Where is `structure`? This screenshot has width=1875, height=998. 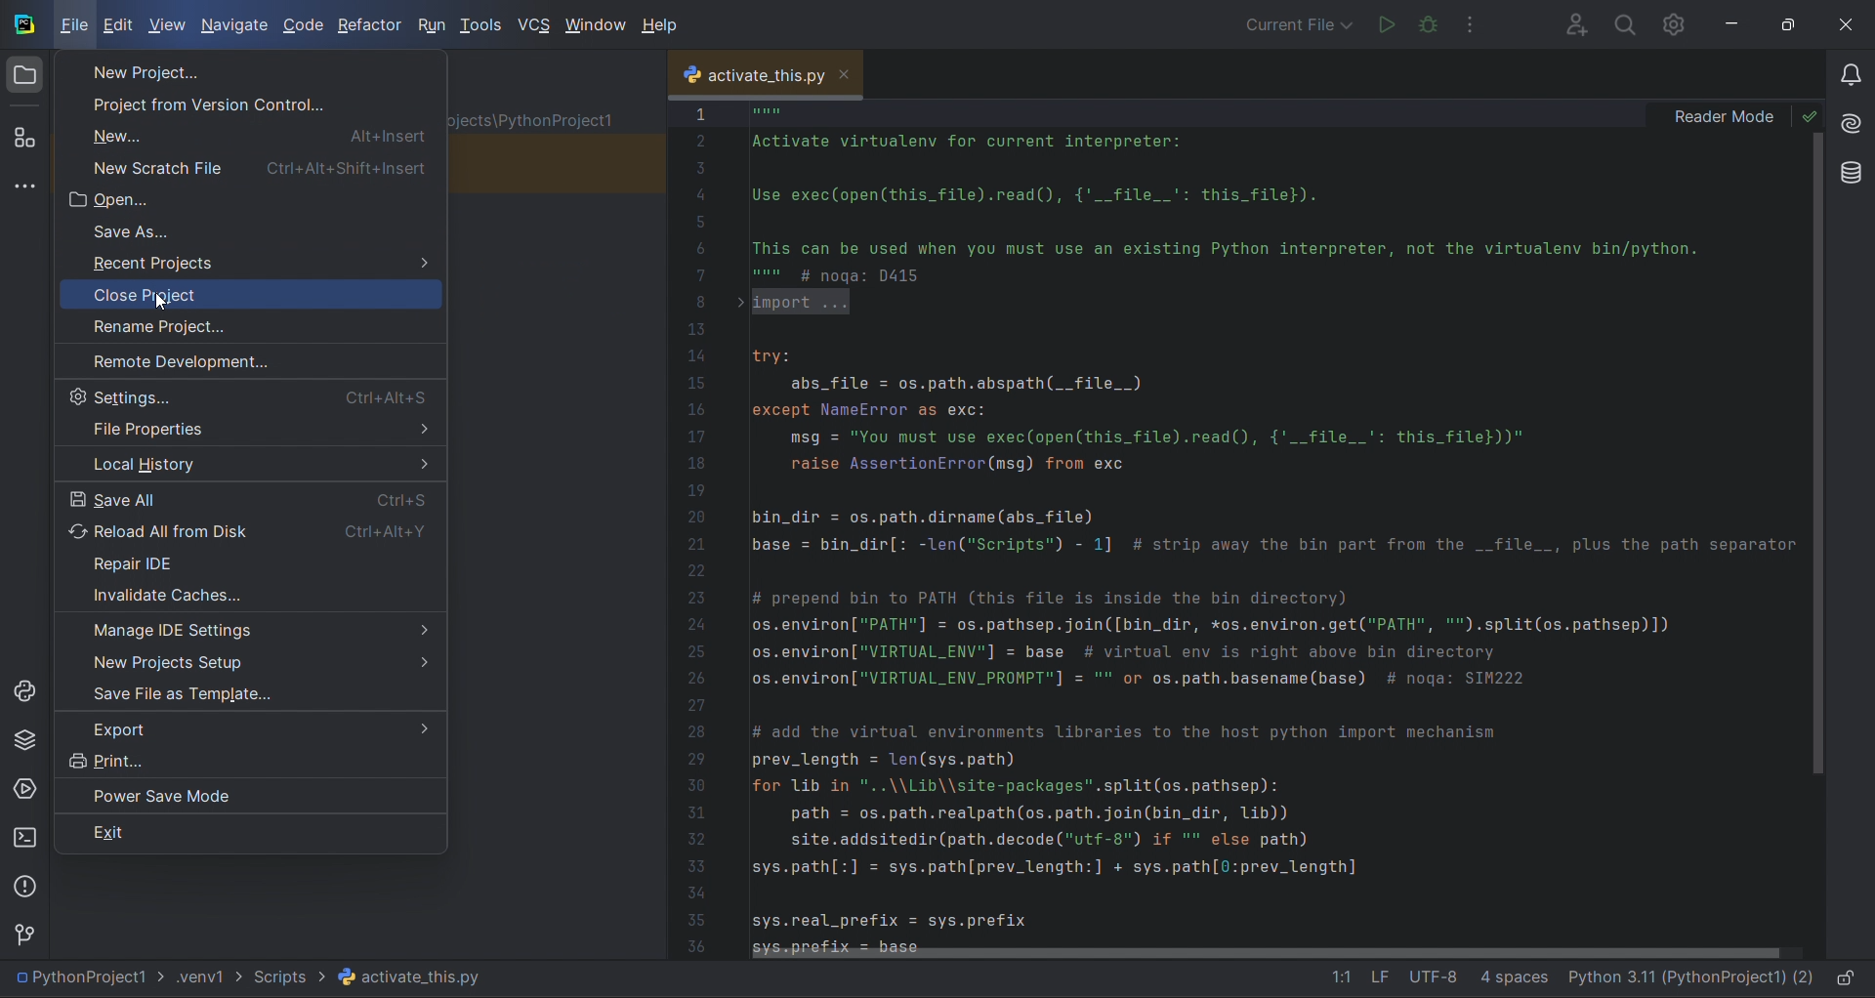 structure is located at coordinates (27, 134).